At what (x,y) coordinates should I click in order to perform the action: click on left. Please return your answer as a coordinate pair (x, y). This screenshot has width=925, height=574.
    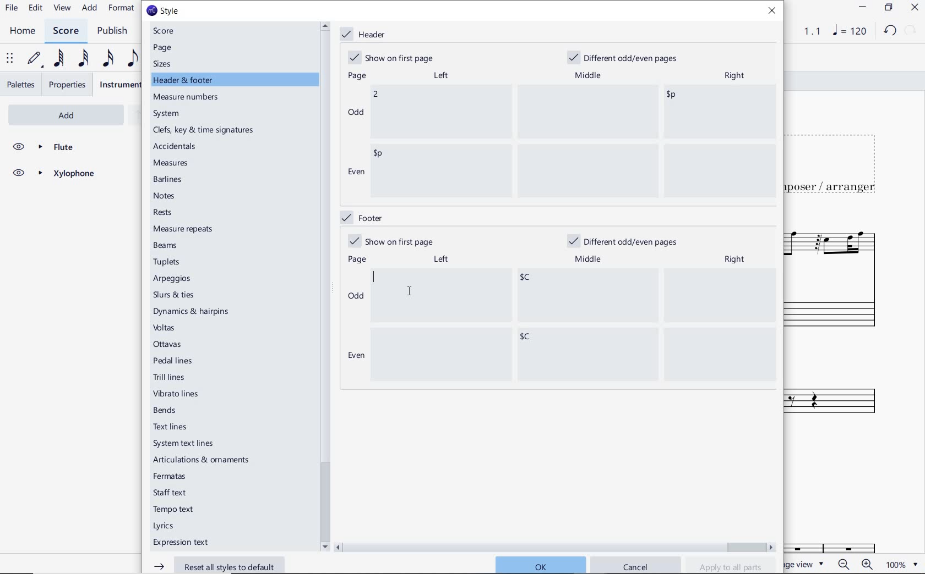
    Looking at the image, I should click on (440, 260).